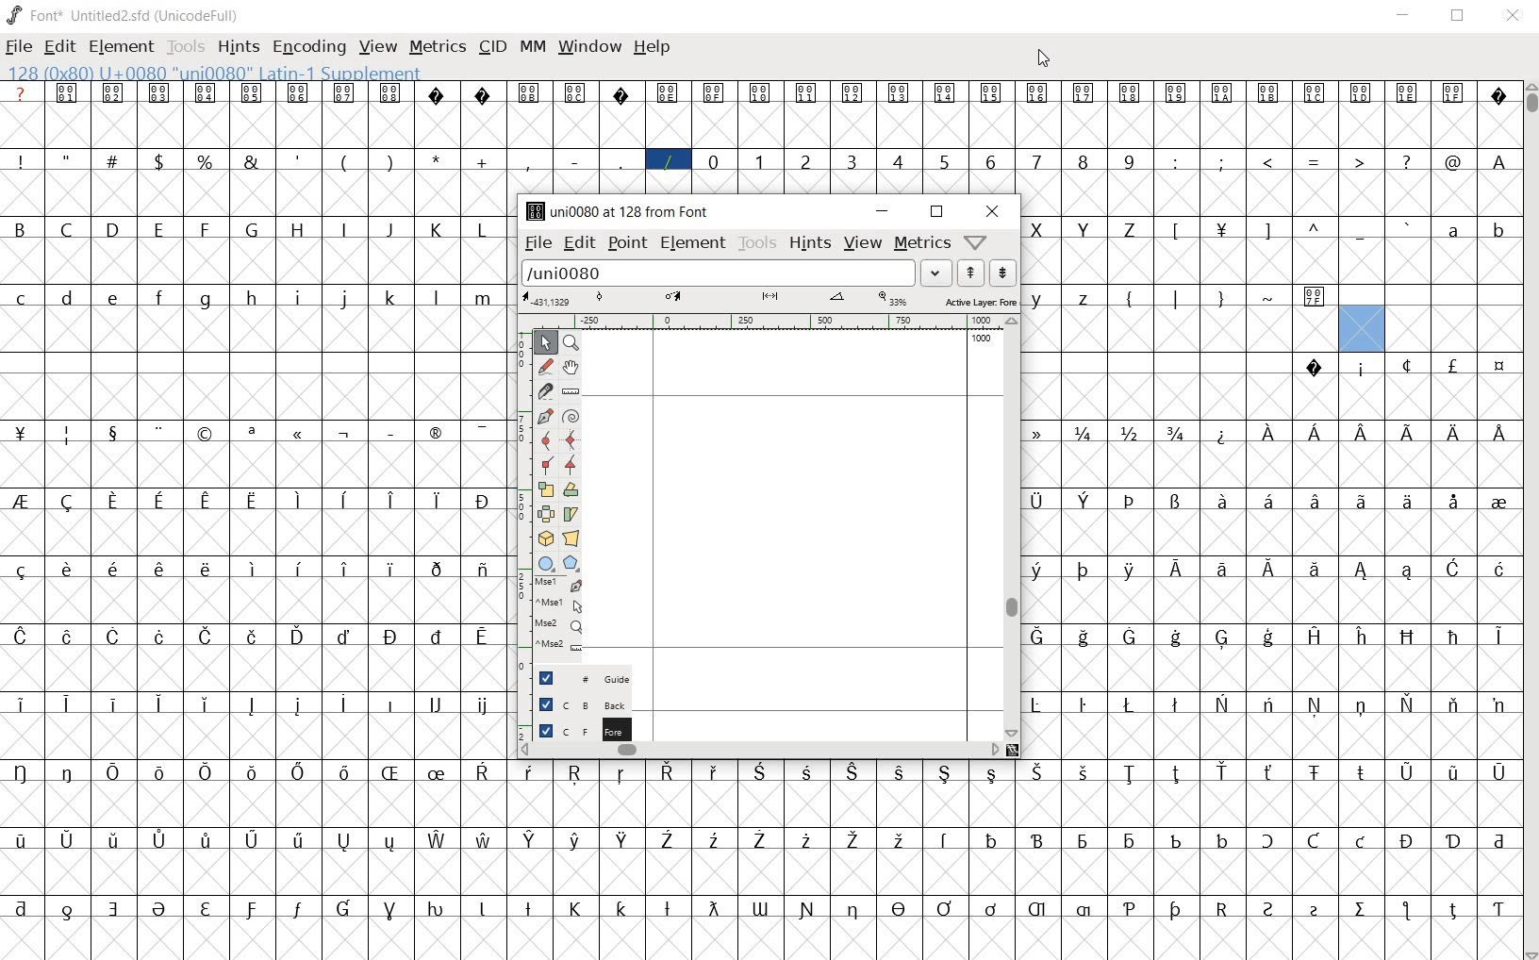 The width and height of the screenshot is (1539, 960). What do you see at coordinates (344, 772) in the screenshot?
I see `glyph` at bounding box center [344, 772].